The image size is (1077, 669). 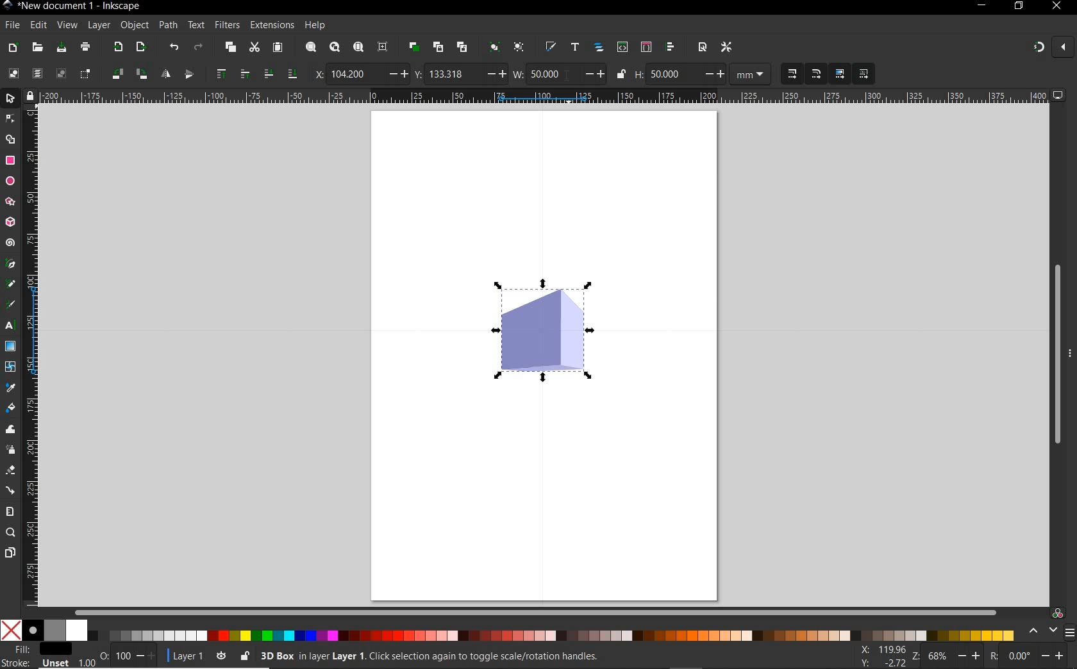 What do you see at coordinates (521, 47) in the screenshot?
I see `ungroup` at bounding box center [521, 47].